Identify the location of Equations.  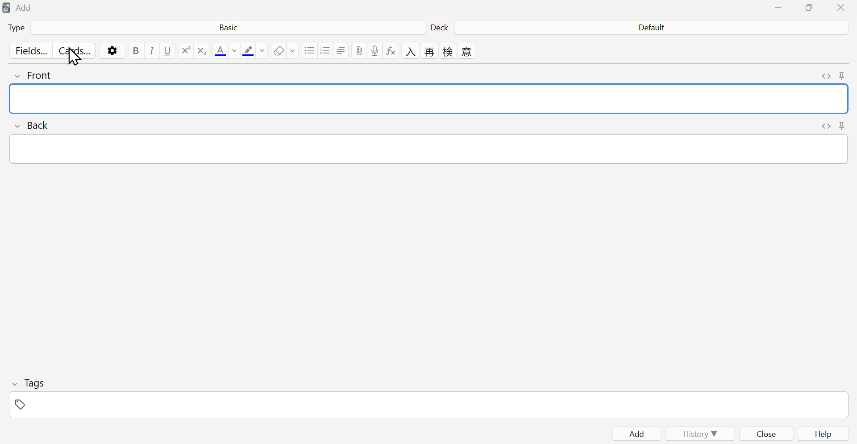
(392, 51).